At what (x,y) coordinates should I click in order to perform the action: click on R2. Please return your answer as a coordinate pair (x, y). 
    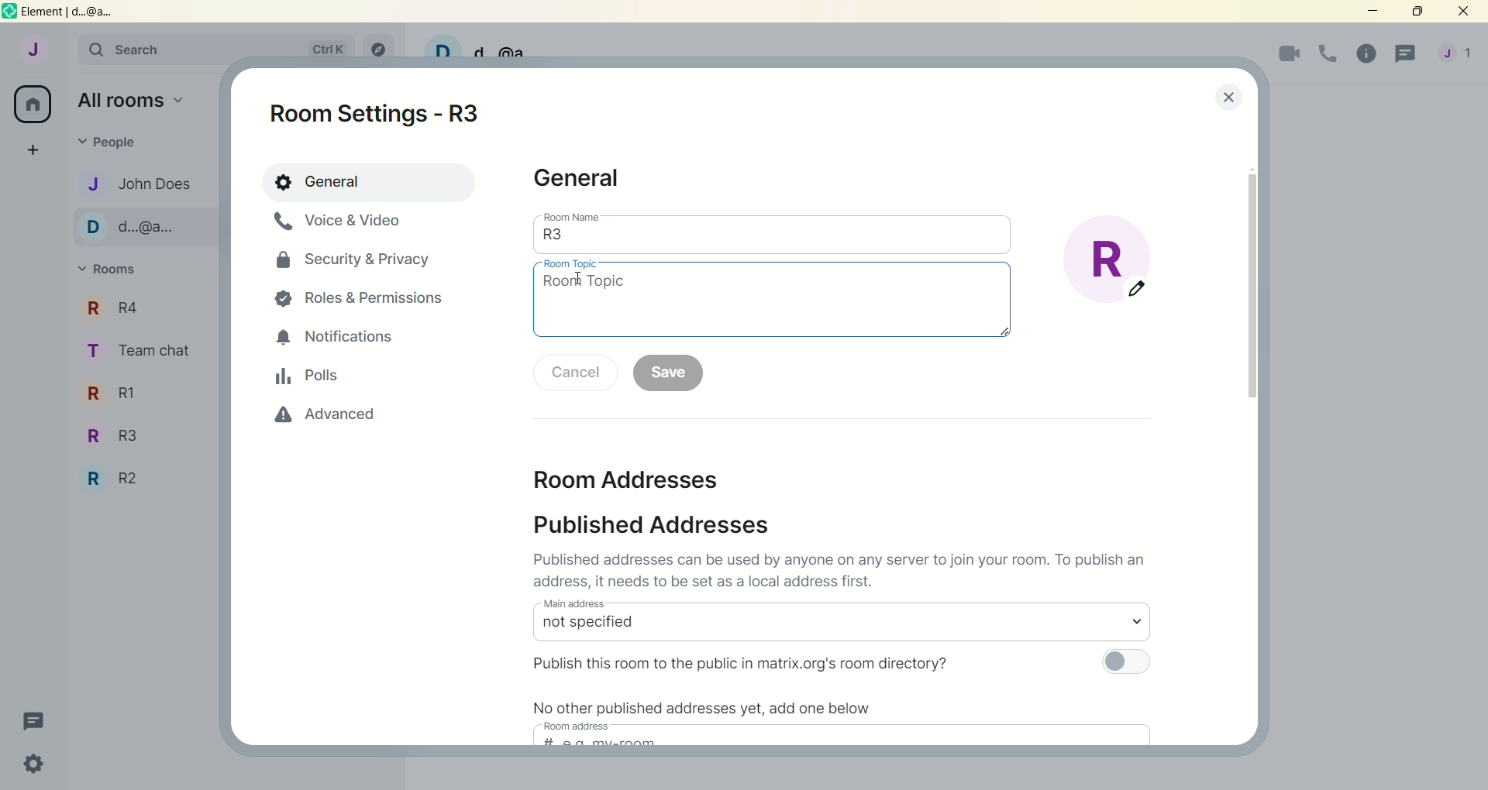
    Looking at the image, I should click on (142, 475).